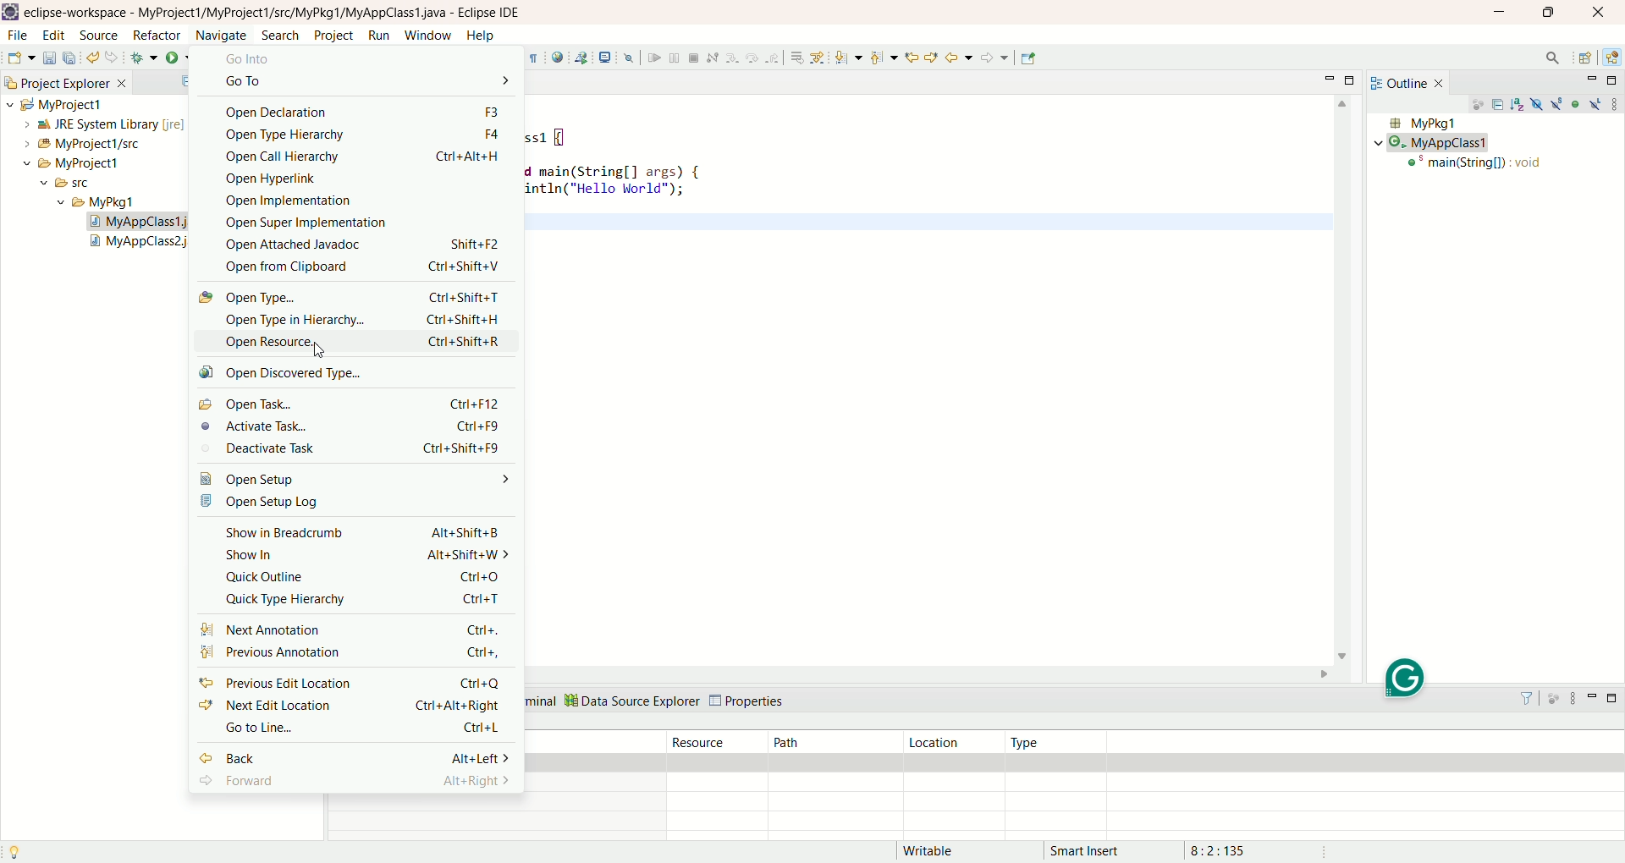  What do you see at coordinates (884, 58) in the screenshot?
I see `previous annotation` at bounding box center [884, 58].